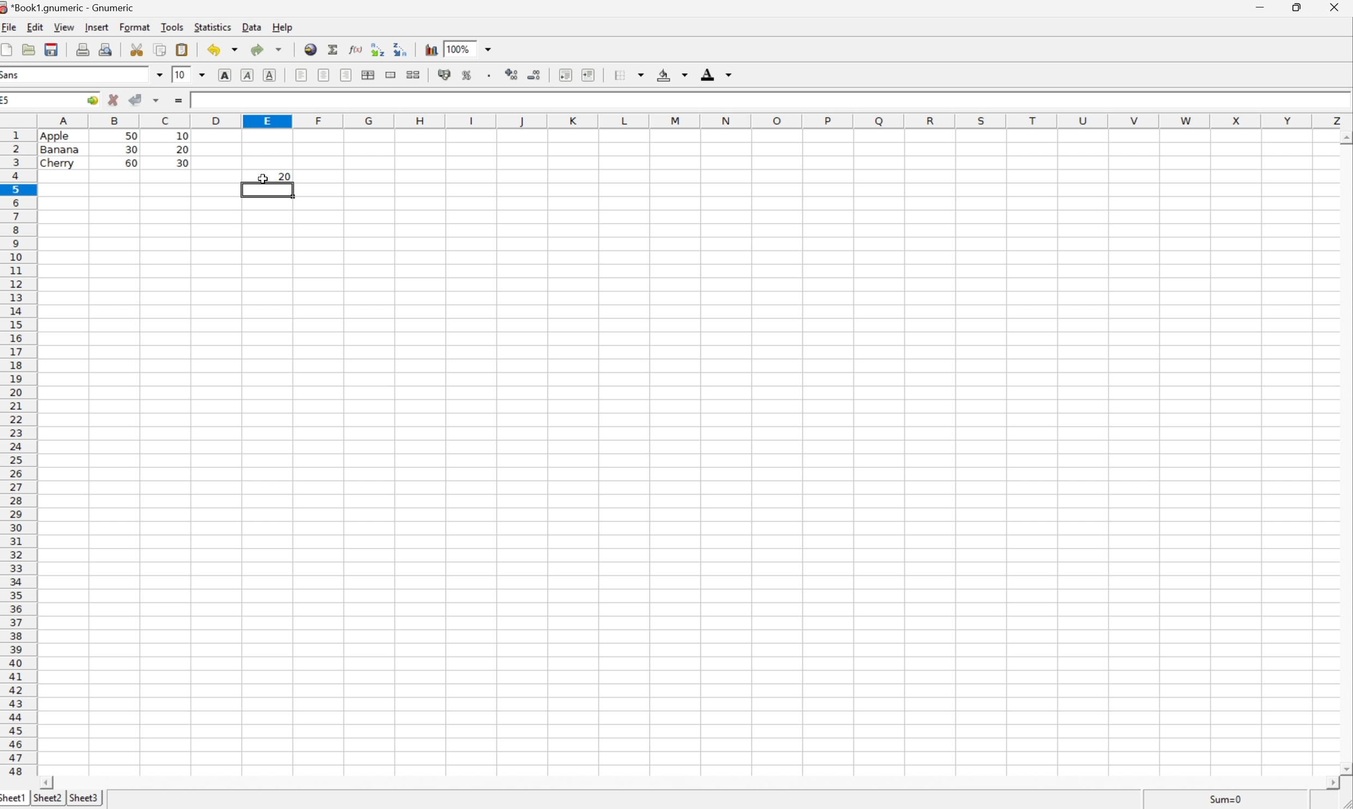 This screenshot has width=1353, height=809. What do you see at coordinates (13, 799) in the screenshot?
I see `sheet1` at bounding box center [13, 799].